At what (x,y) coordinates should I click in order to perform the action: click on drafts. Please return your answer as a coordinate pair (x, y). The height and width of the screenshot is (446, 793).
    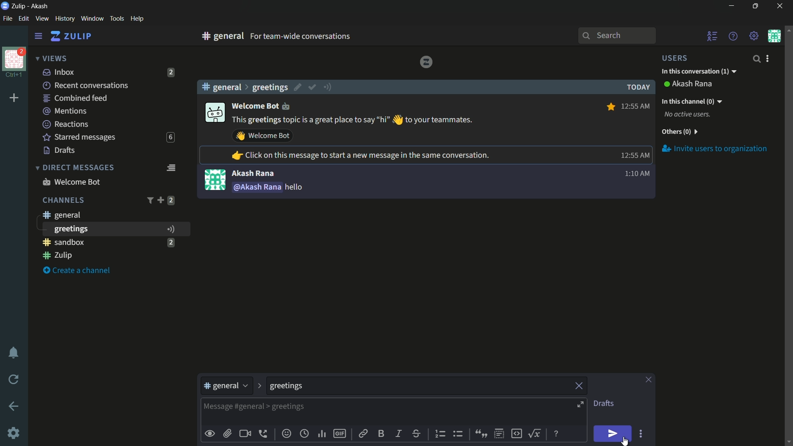
    Looking at the image, I should click on (603, 403).